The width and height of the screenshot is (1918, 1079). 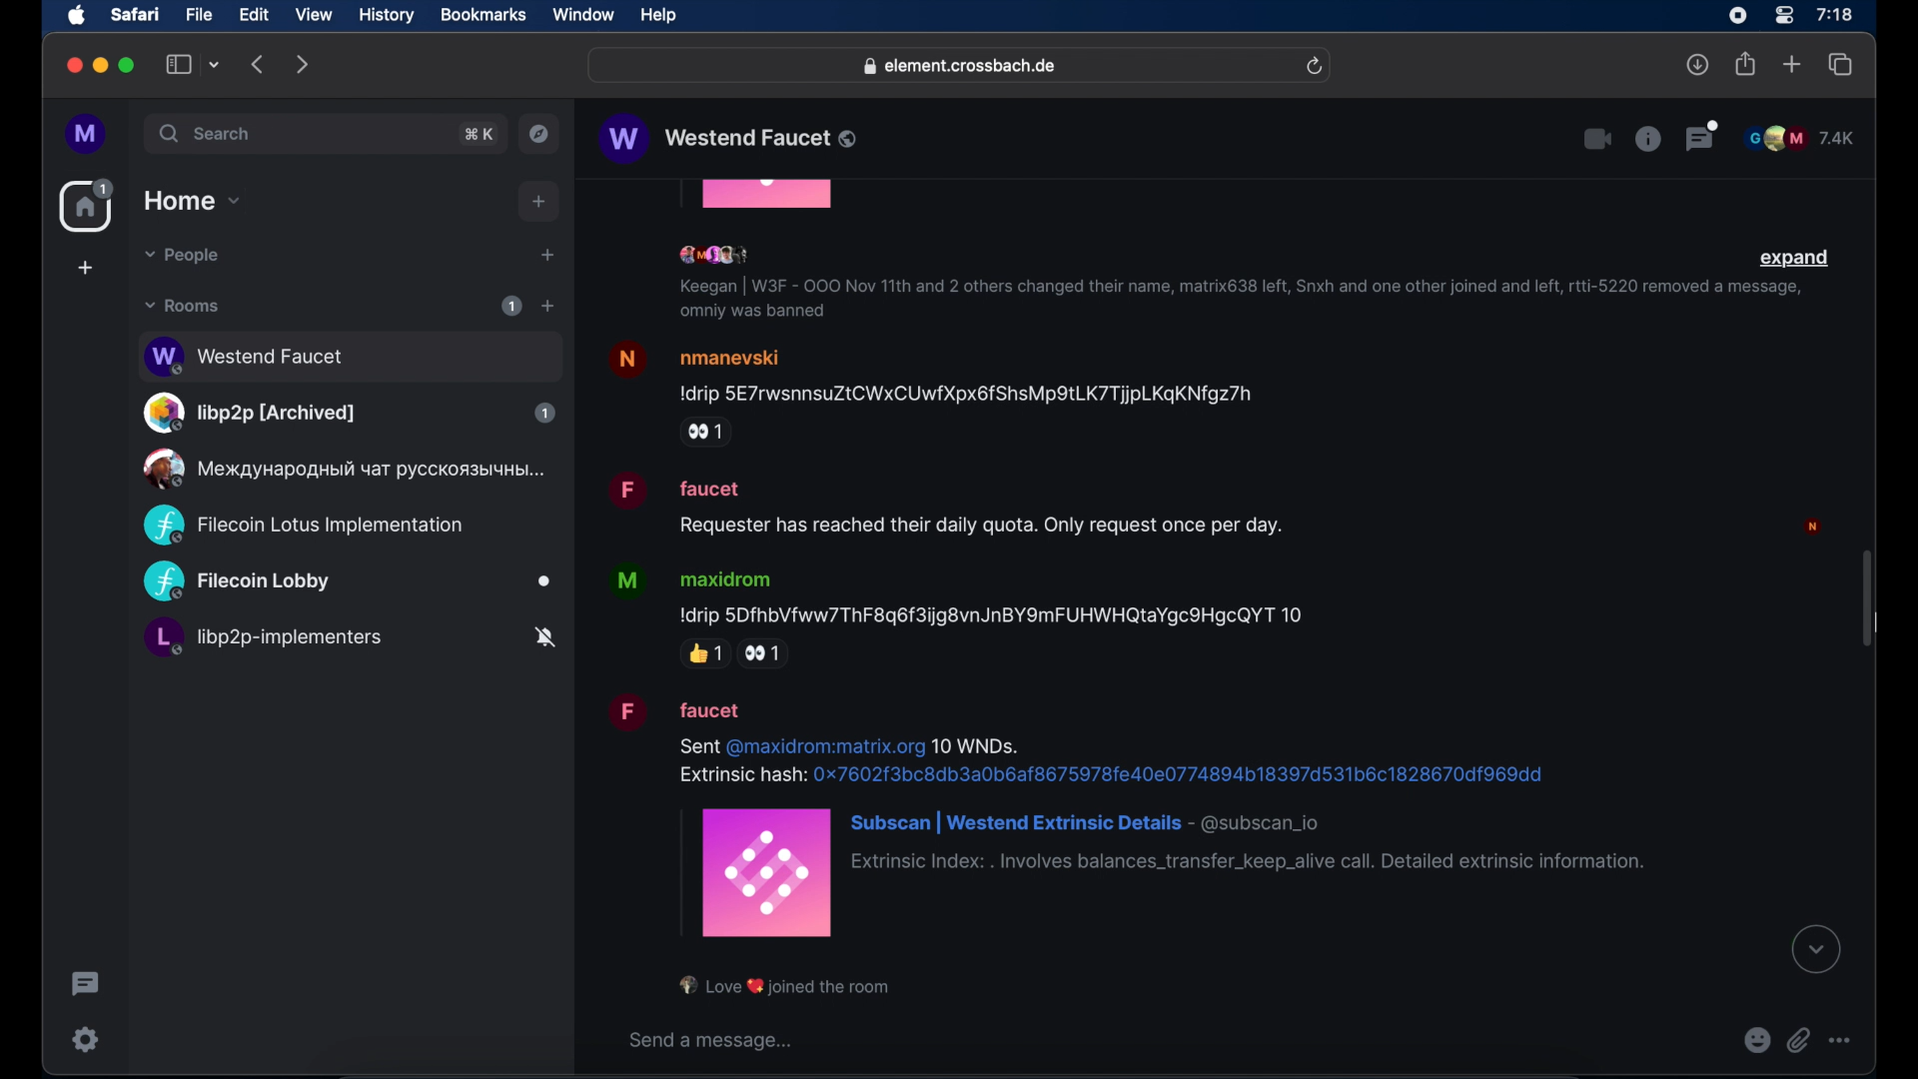 I want to click on edit, so click(x=254, y=14).